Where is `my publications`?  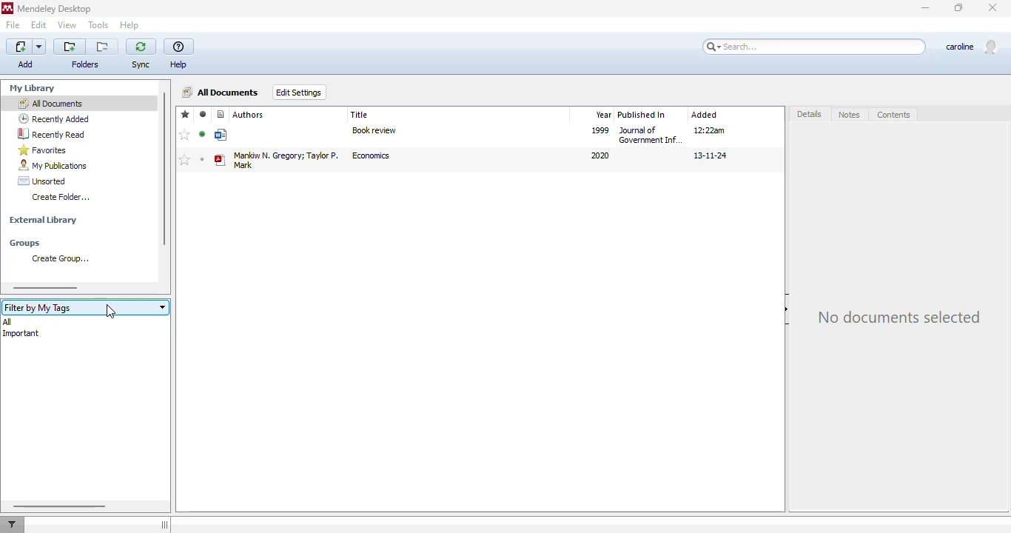
my publications is located at coordinates (53, 165).